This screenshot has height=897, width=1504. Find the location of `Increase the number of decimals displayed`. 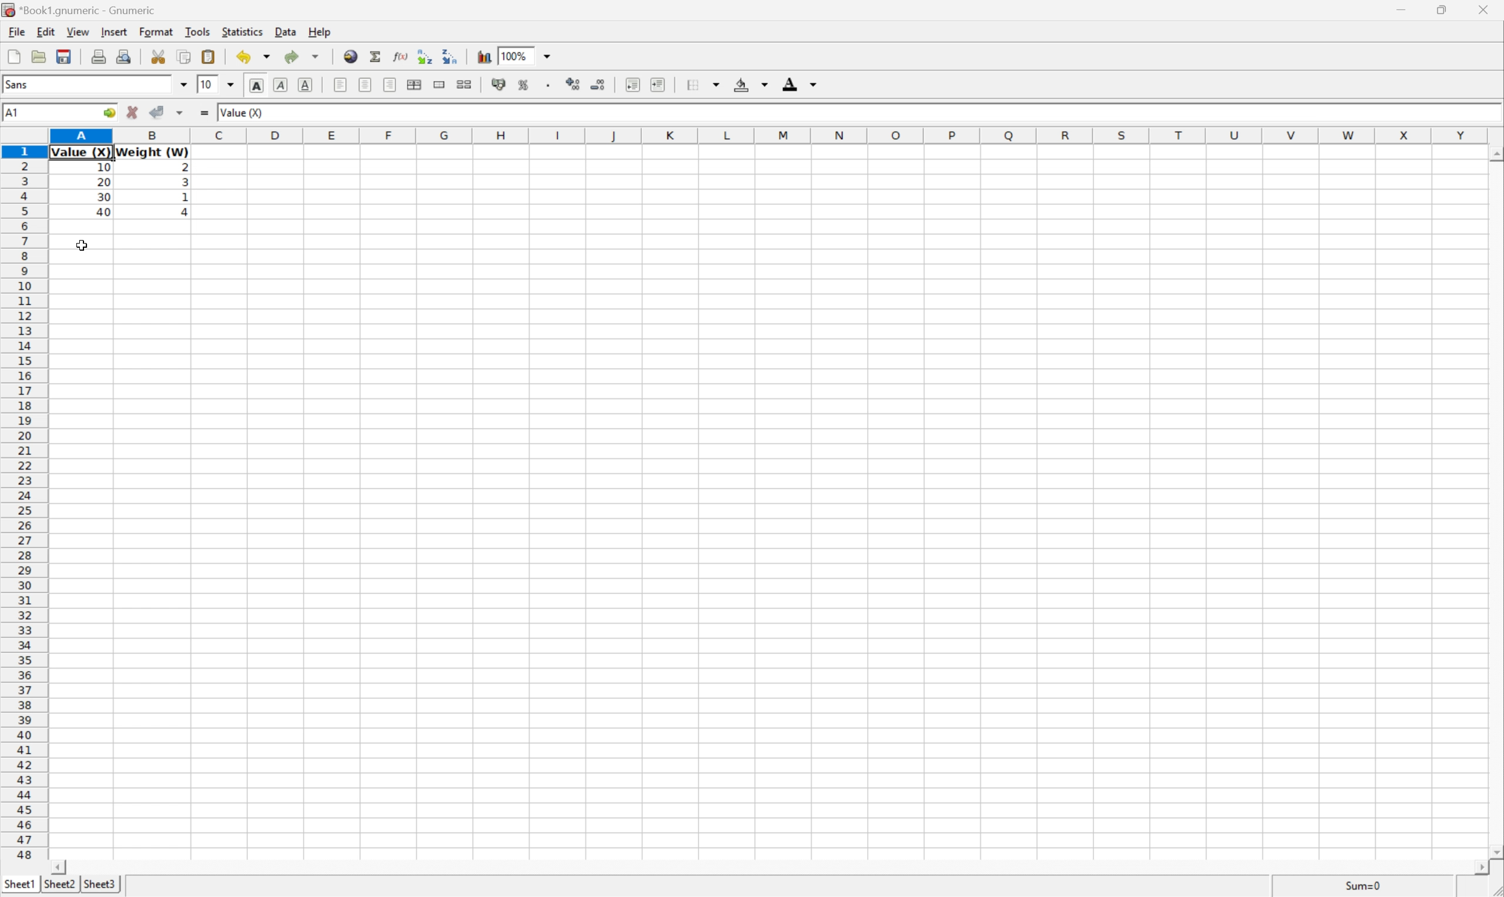

Increase the number of decimals displayed is located at coordinates (573, 82).